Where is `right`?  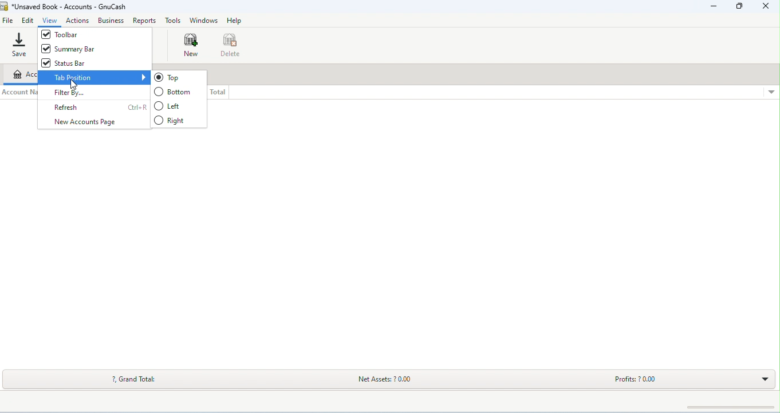
right is located at coordinates (179, 121).